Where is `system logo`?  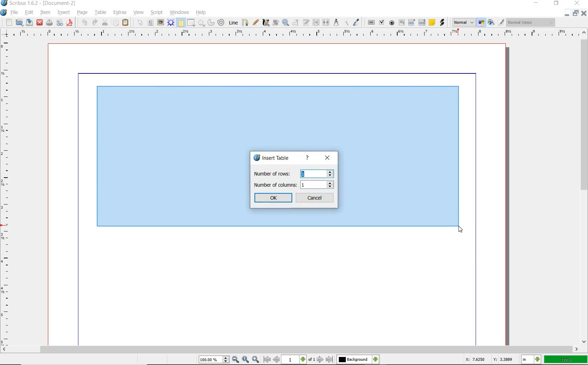
system logo is located at coordinates (5, 12).